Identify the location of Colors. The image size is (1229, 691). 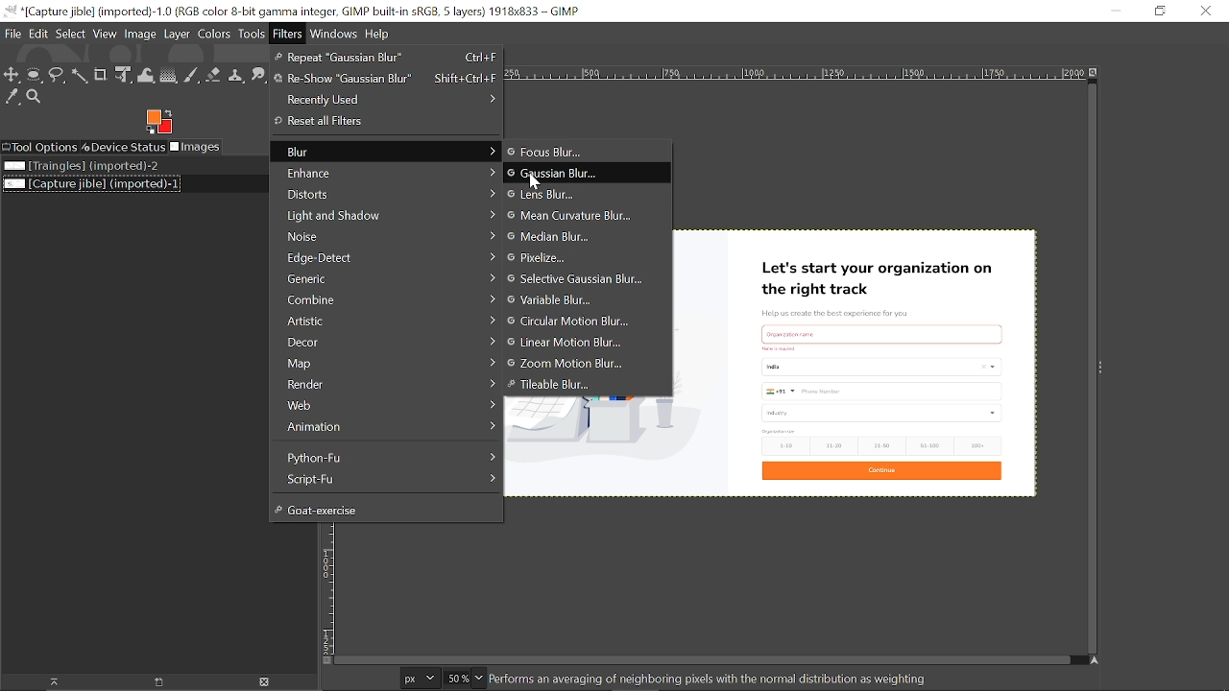
(216, 36).